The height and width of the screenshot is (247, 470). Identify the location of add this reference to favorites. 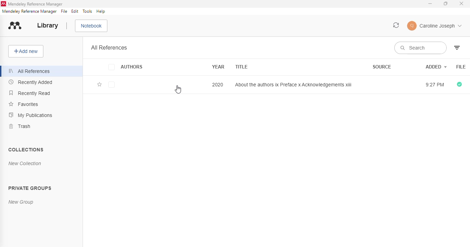
(99, 85).